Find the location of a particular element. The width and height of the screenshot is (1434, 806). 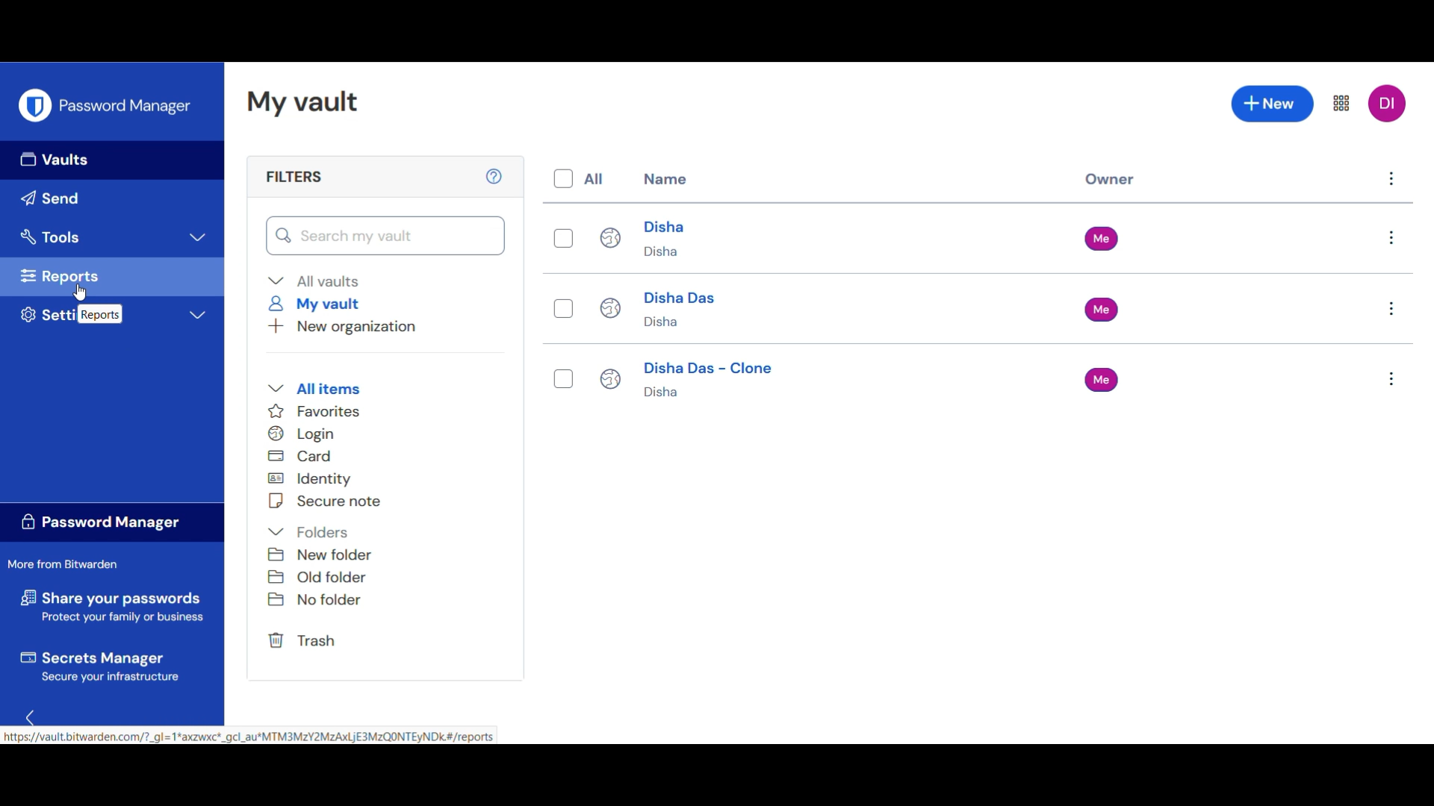

My vault, current selection highlighted is located at coordinates (316, 304).